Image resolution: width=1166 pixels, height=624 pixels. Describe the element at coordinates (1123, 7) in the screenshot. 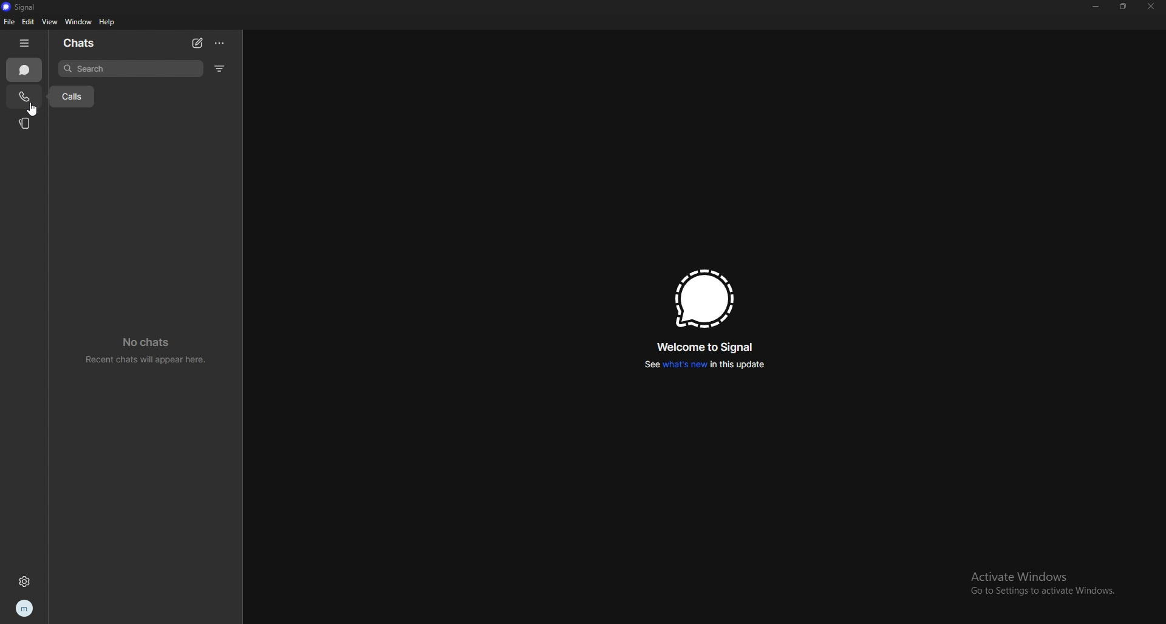

I see `resize` at that location.